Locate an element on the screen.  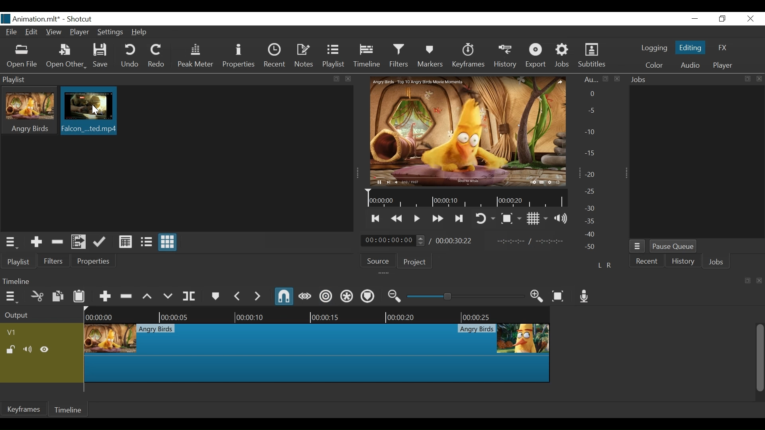
File is located at coordinates (11, 31).